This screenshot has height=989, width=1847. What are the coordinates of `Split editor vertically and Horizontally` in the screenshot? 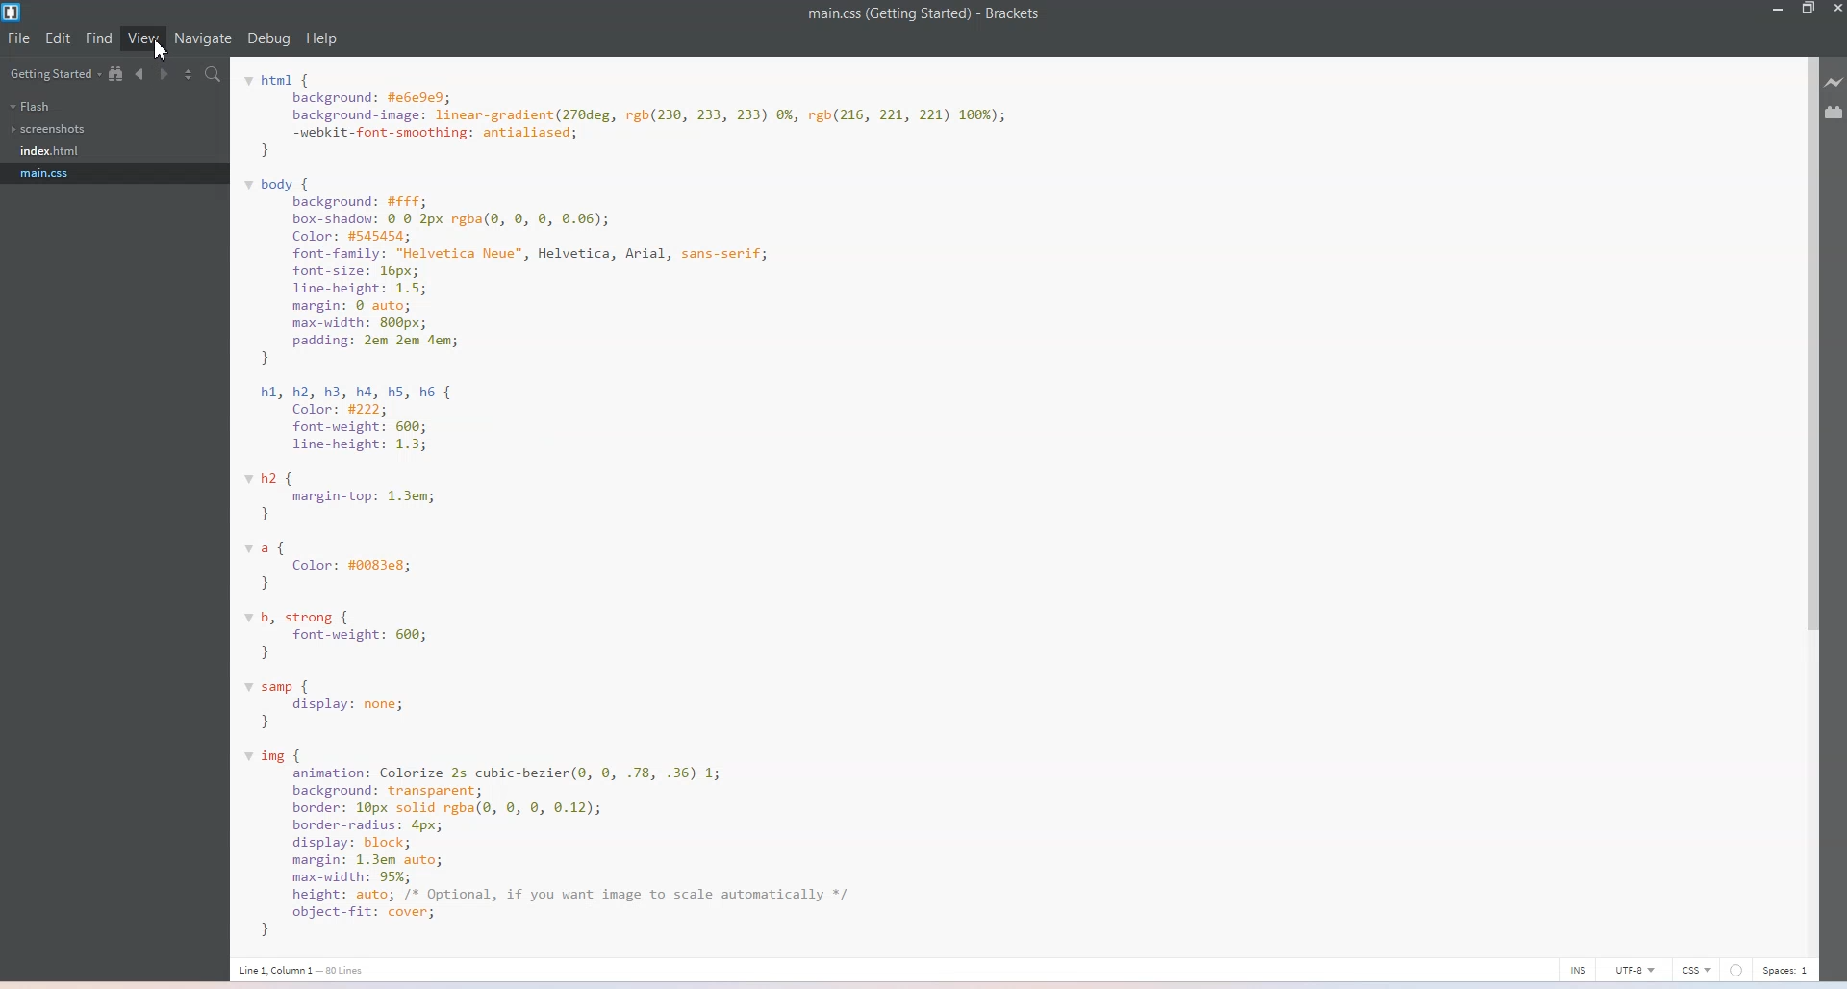 It's located at (187, 73).